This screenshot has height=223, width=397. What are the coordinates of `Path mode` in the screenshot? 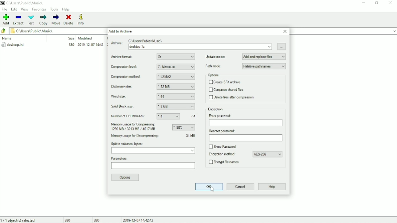 It's located at (214, 66).